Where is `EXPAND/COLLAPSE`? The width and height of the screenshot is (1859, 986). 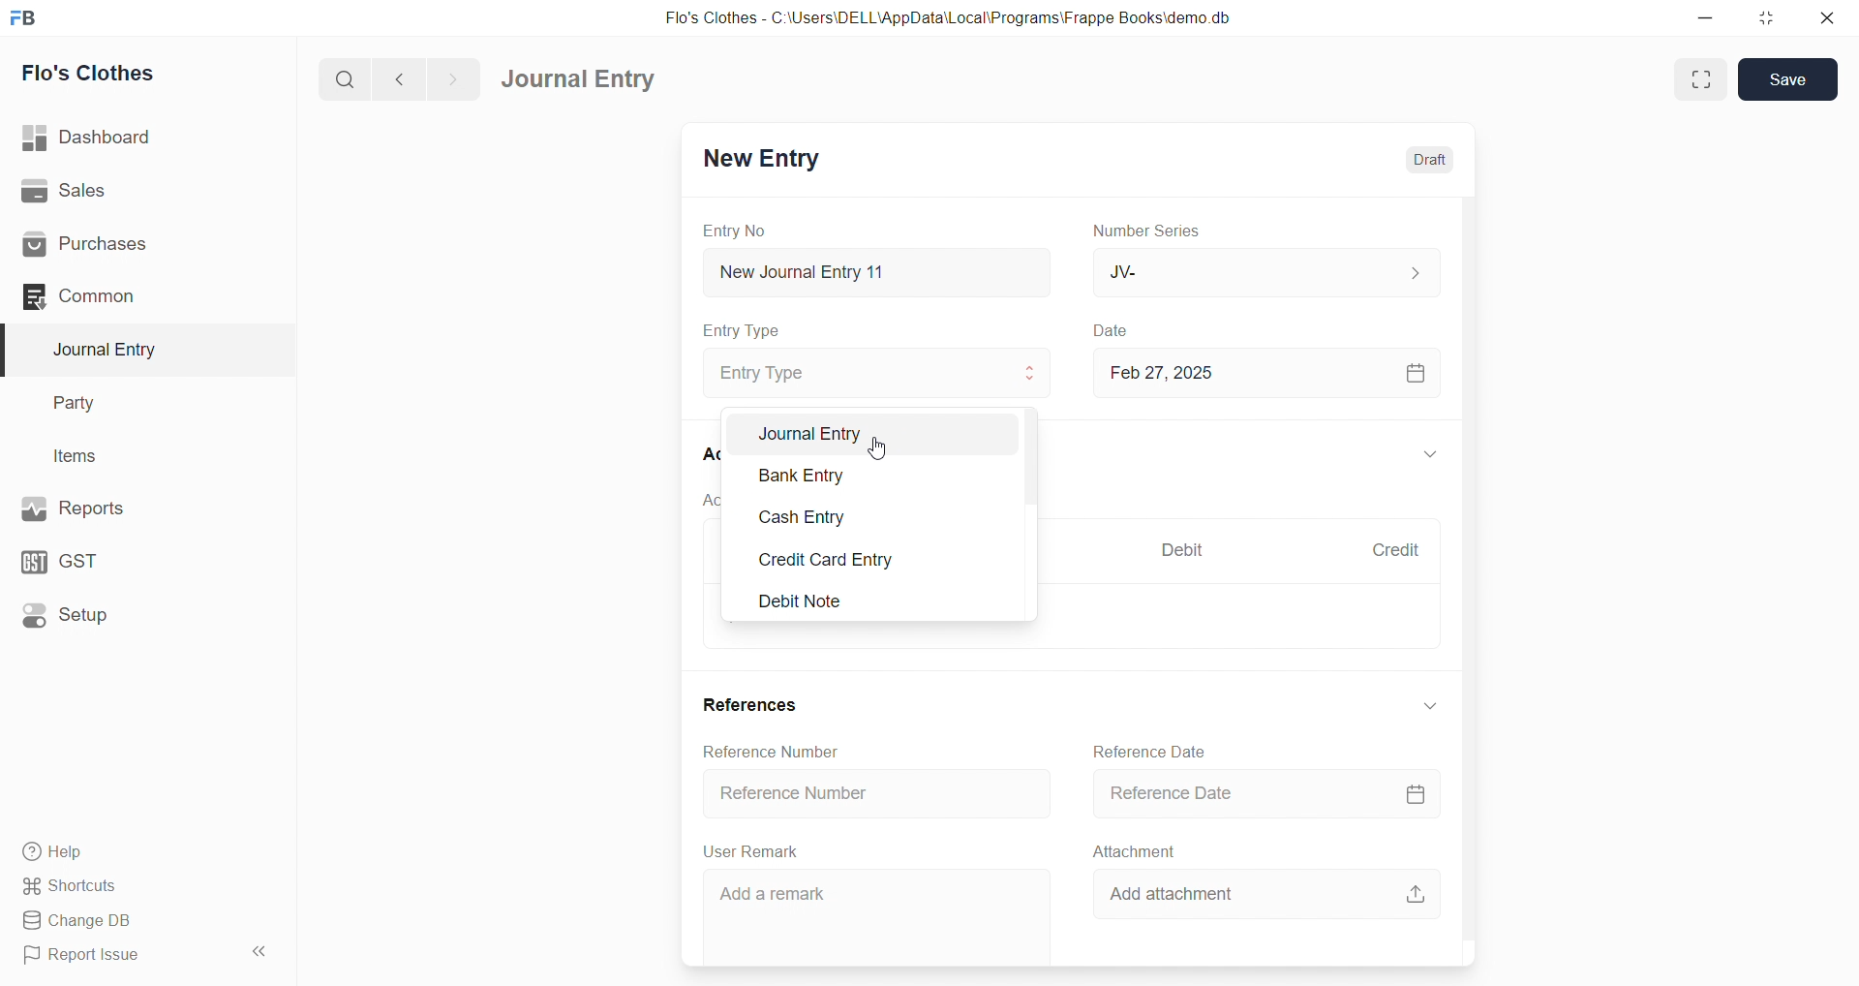 EXPAND/COLLAPSE is located at coordinates (1429, 454).